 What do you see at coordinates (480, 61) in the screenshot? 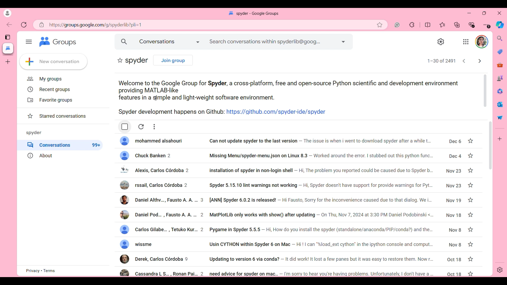
I see `Go back` at bounding box center [480, 61].